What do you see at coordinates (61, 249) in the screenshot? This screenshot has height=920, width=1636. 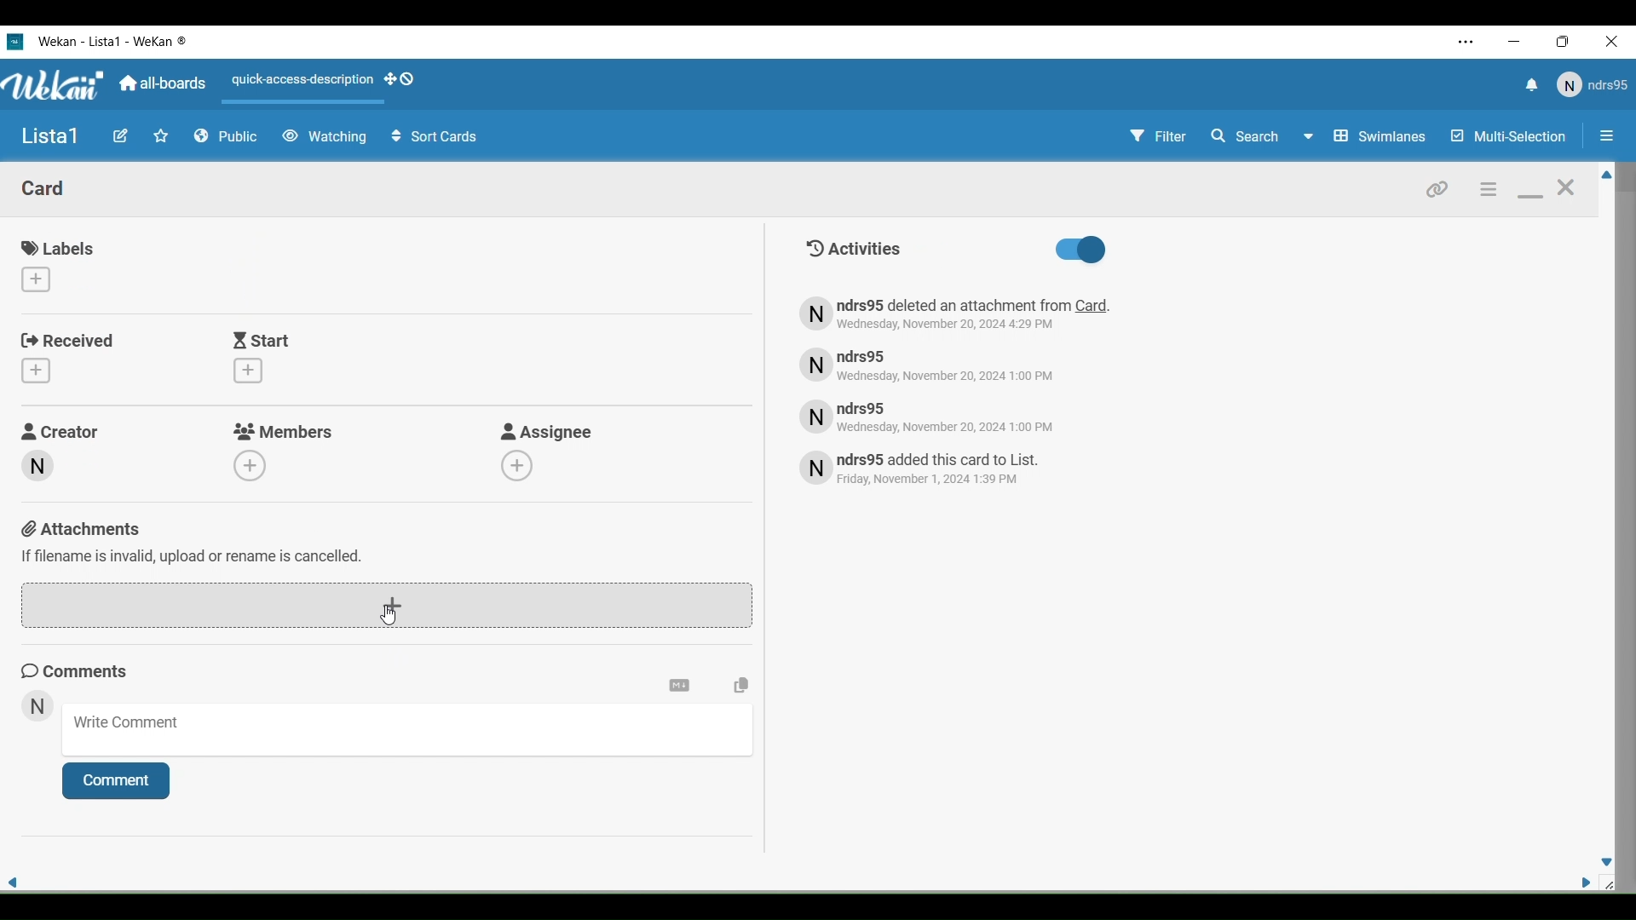 I see `Labels` at bounding box center [61, 249].